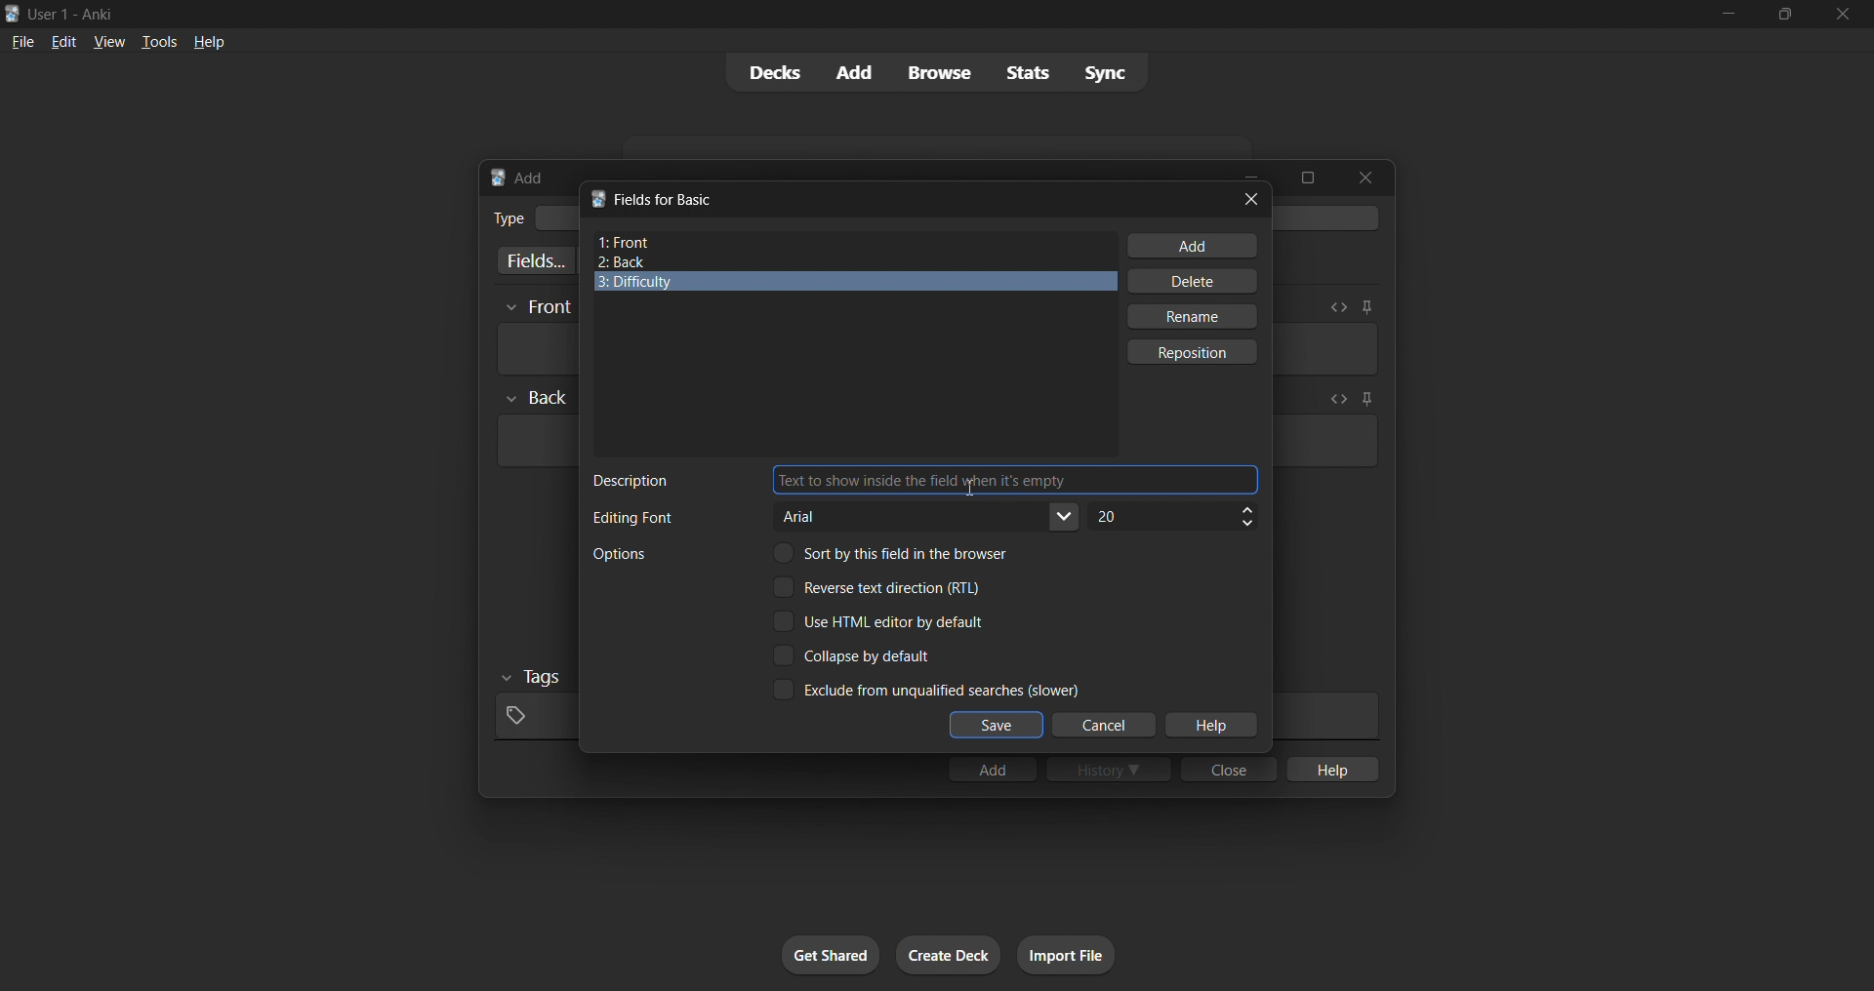 The height and width of the screenshot is (991, 1874). Describe the element at coordinates (533, 717) in the screenshot. I see `card tags input` at that location.